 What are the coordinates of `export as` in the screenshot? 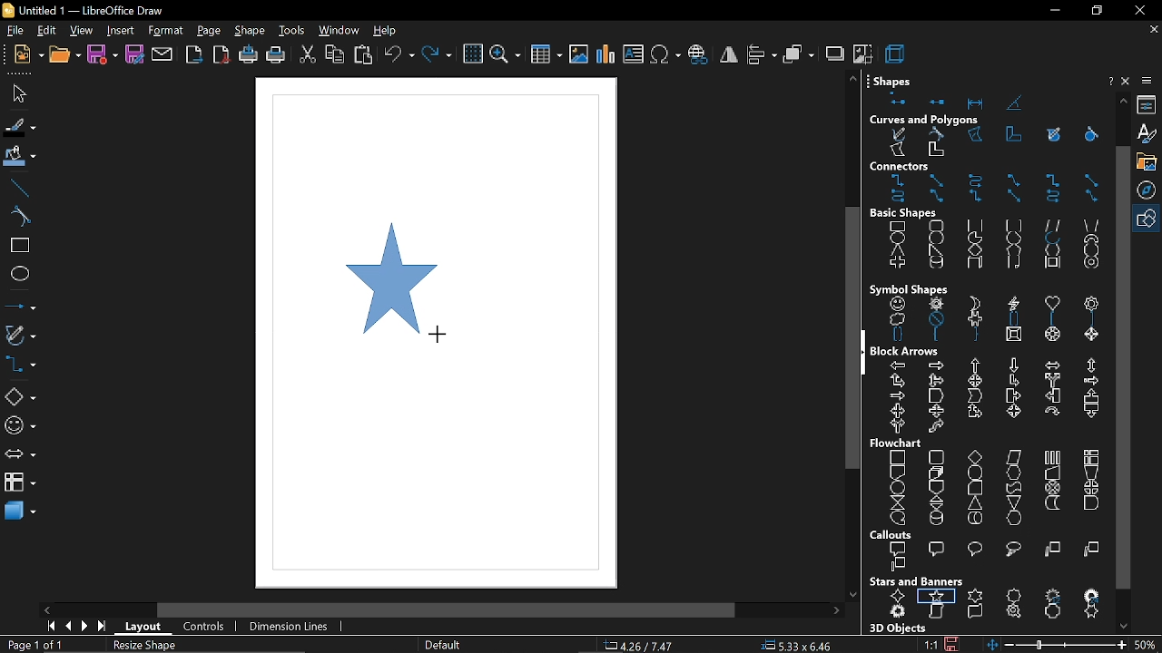 It's located at (220, 55).